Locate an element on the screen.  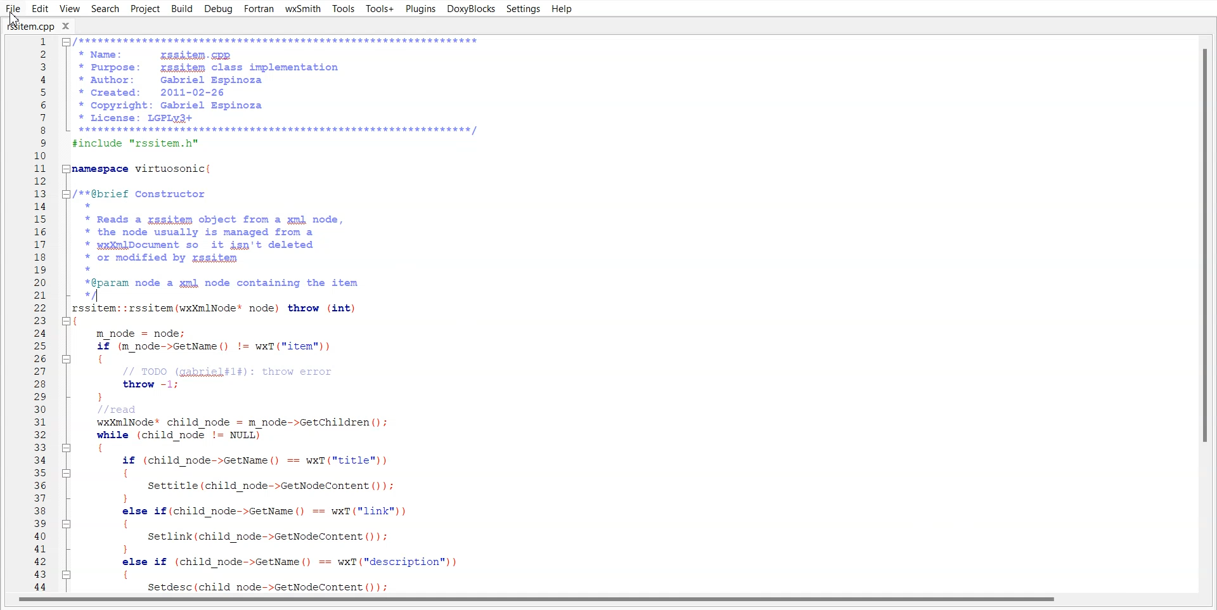
Collapse is located at coordinates (67, 524).